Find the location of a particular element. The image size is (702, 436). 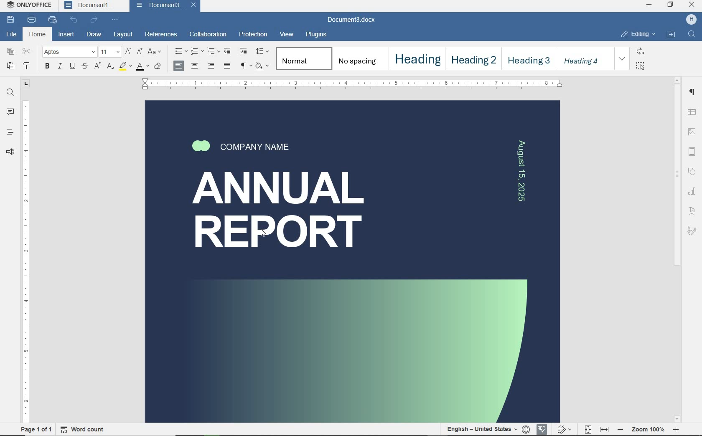

 is located at coordinates (565, 430).